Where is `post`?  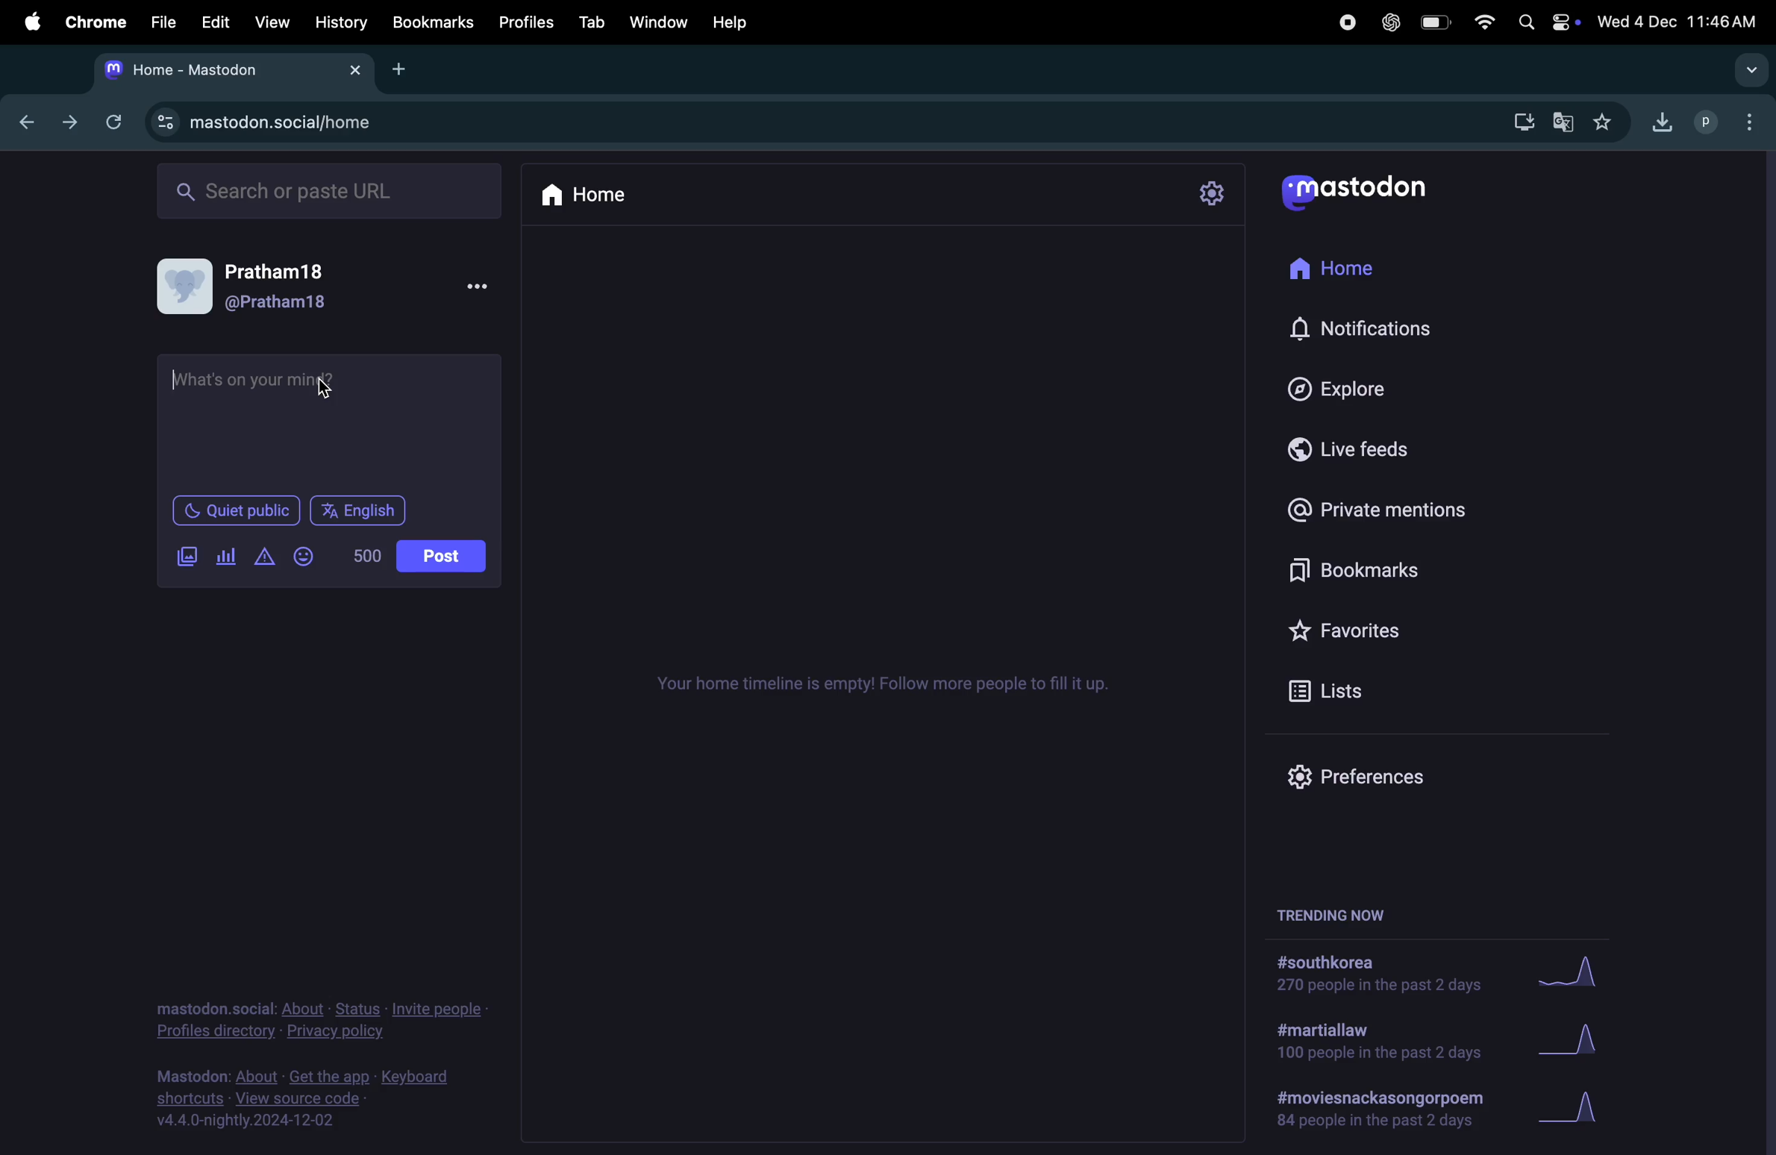
post is located at coordinates (441, 556).